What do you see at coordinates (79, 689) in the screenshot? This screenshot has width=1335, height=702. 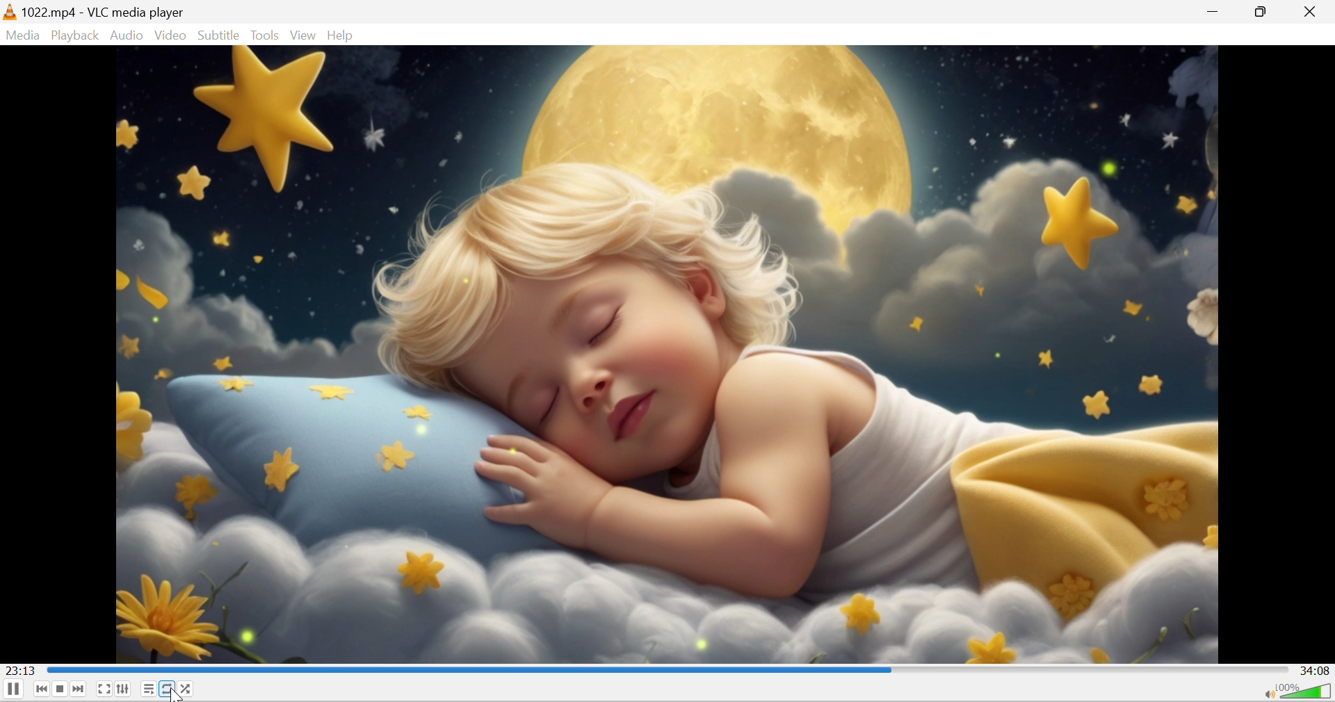 I see `Next media in the playlist, skip forward when held` at bounding box center [79, 689].